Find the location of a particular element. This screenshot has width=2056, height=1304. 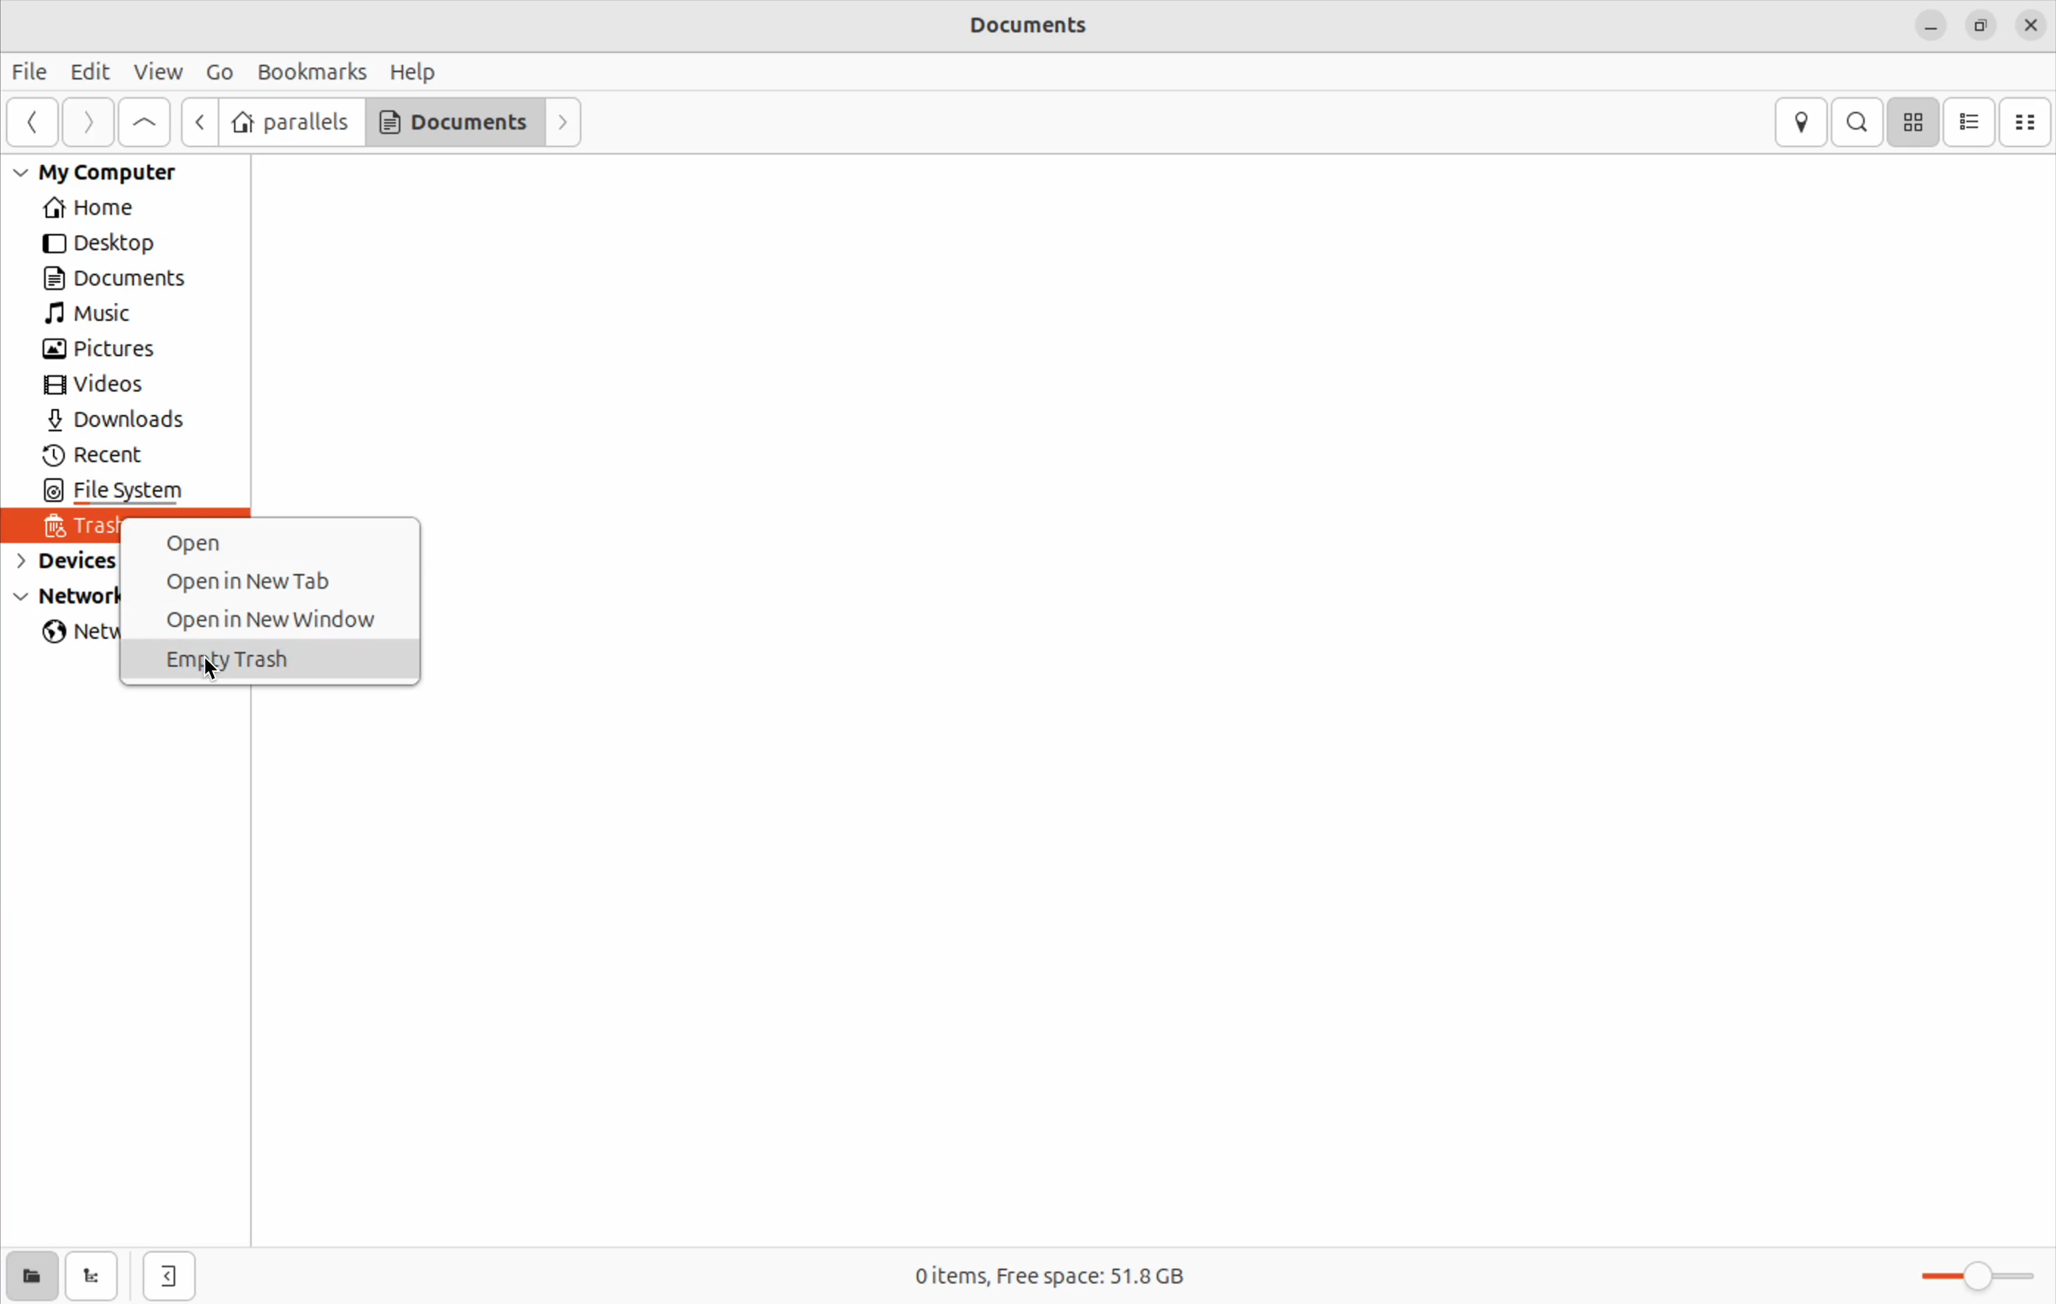

Empty is located at coordinates (286, 662).